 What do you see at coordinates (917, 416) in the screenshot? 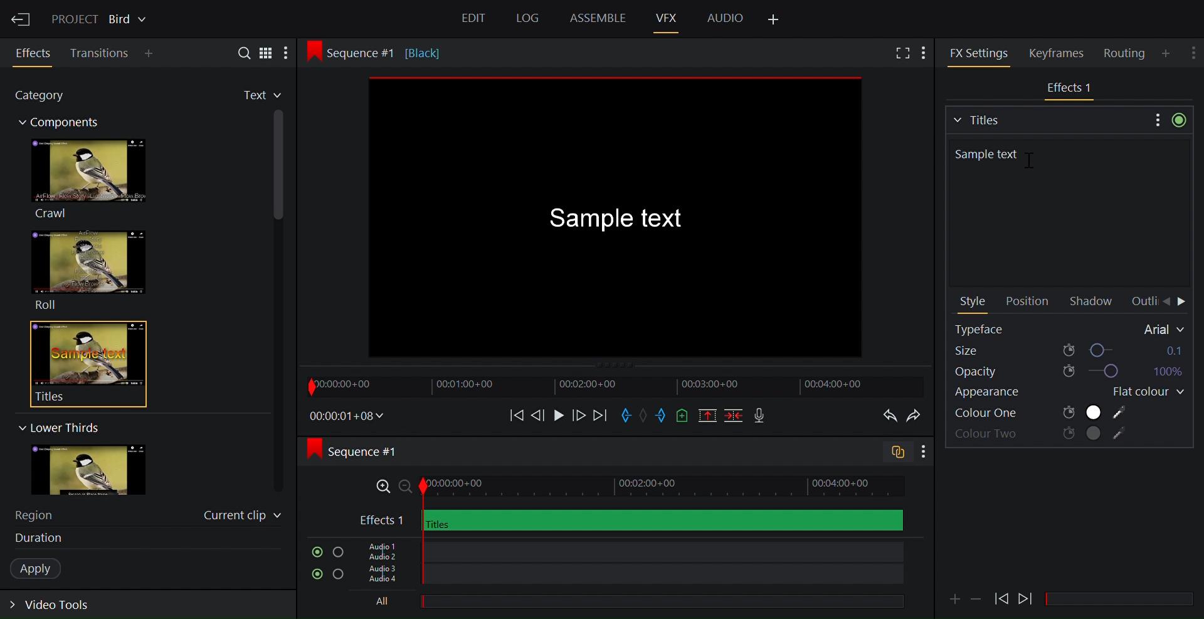
I see `Redo` at bounding box center [917, 416].